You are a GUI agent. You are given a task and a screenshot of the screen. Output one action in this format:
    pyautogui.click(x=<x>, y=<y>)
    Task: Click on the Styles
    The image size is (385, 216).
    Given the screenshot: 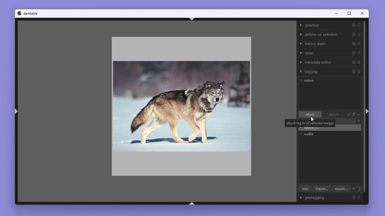 What is the action you would take?
    pyautogui.click(x=330, y=53)
    